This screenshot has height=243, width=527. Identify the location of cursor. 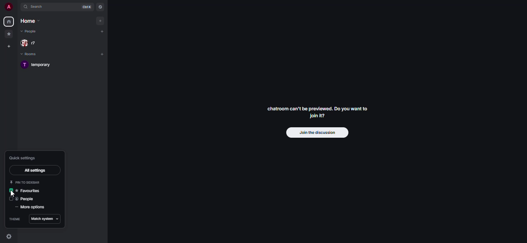
(14, 194).